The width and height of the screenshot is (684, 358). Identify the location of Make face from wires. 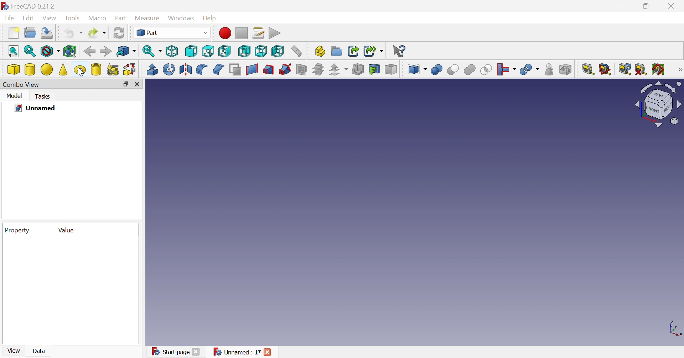
(235, 70).